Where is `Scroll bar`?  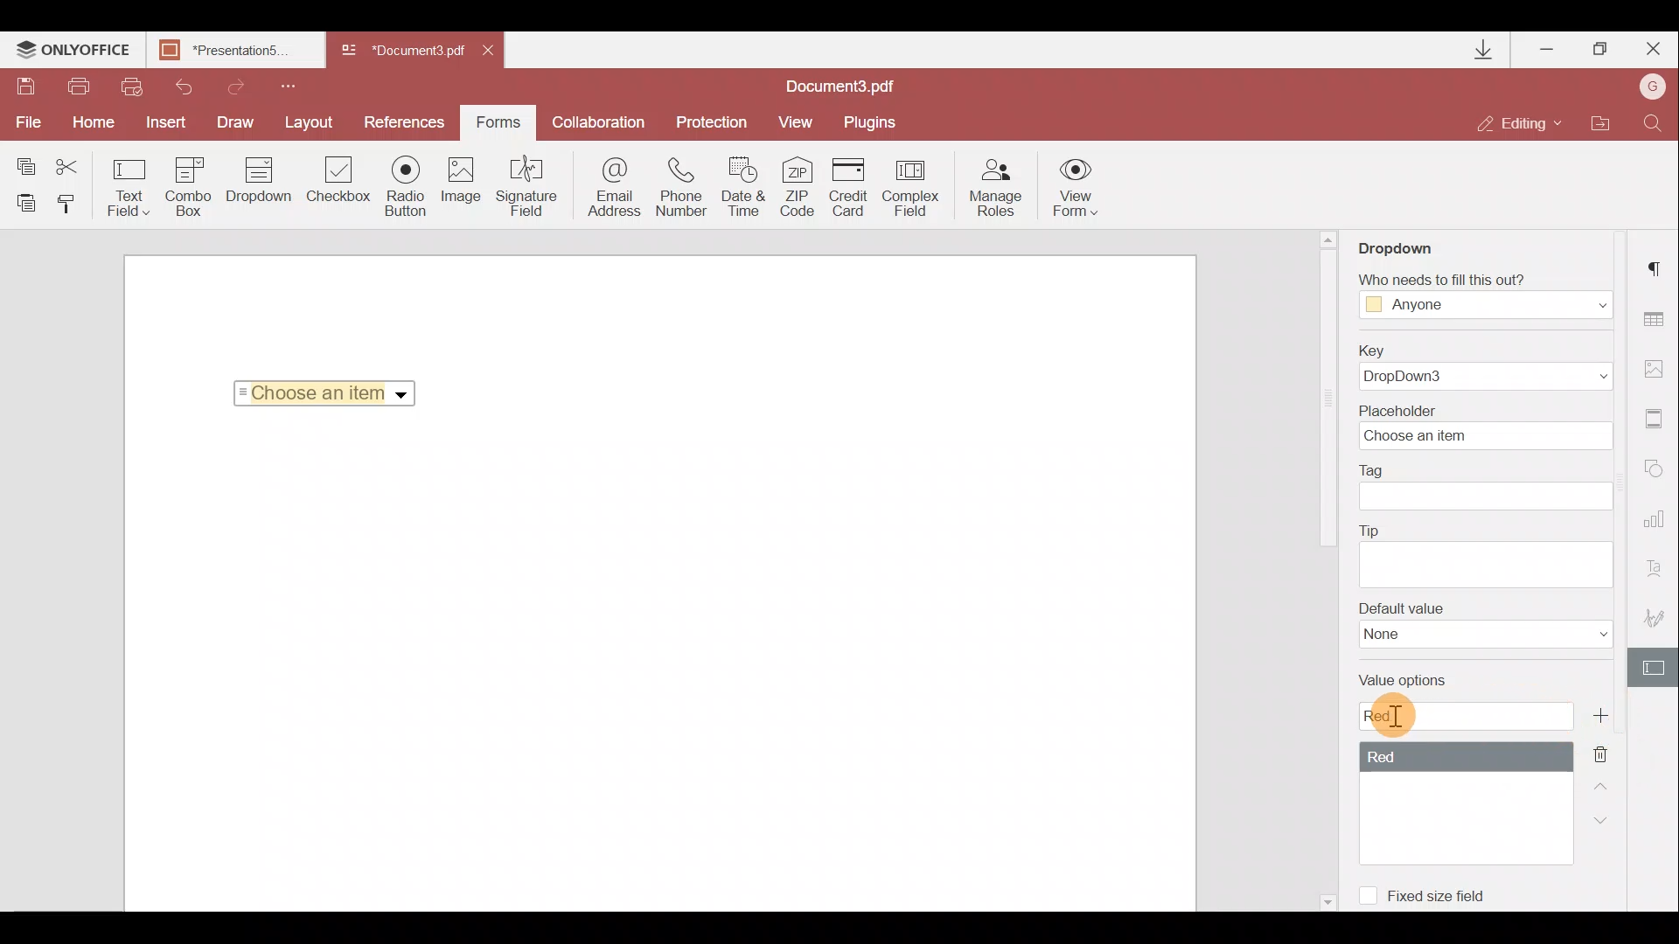 Scroll bar is located at coordinates (1327, 403).